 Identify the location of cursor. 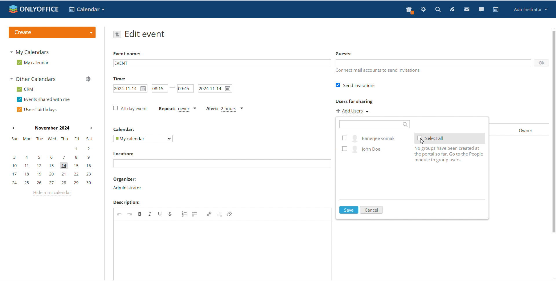
(422, 141).